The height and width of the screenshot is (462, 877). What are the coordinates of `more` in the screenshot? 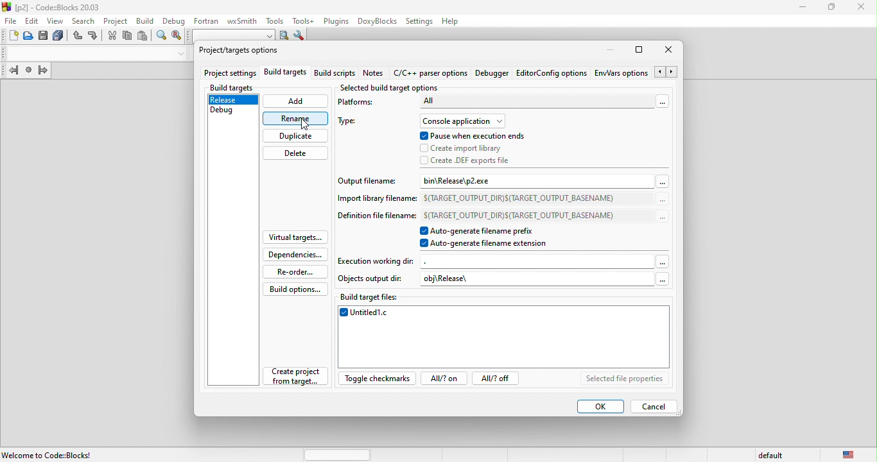 It's located at (662, 200).